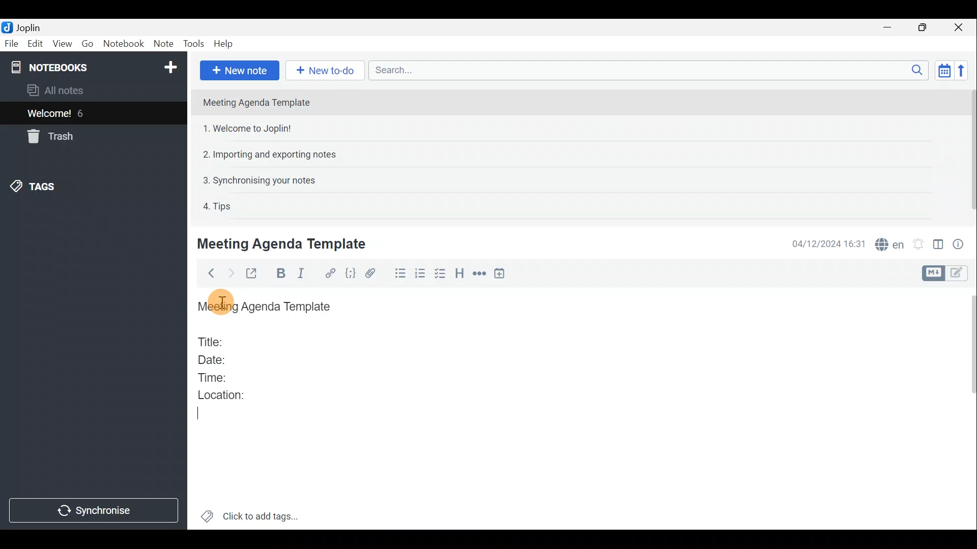 This screenshot has width=977, height=549. I want to click on File, so click(12, 43).